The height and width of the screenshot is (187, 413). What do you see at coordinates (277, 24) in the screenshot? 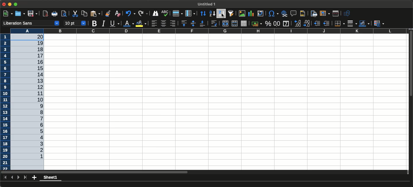
I see `Format as number` at bounding box center [277, 24].